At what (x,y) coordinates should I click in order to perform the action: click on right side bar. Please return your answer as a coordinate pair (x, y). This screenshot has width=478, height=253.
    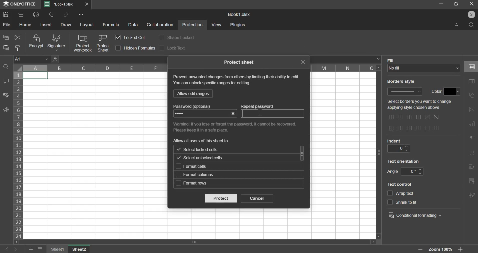
    Looking at the image, I should click on (472, 138).